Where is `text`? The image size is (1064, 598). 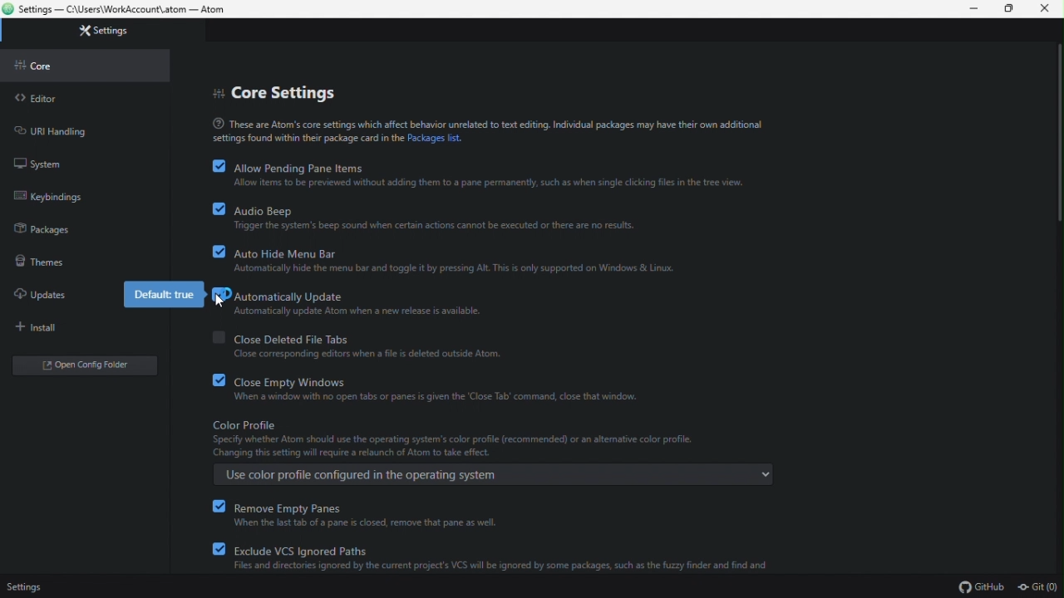
text is located at coordinates (489, 131).